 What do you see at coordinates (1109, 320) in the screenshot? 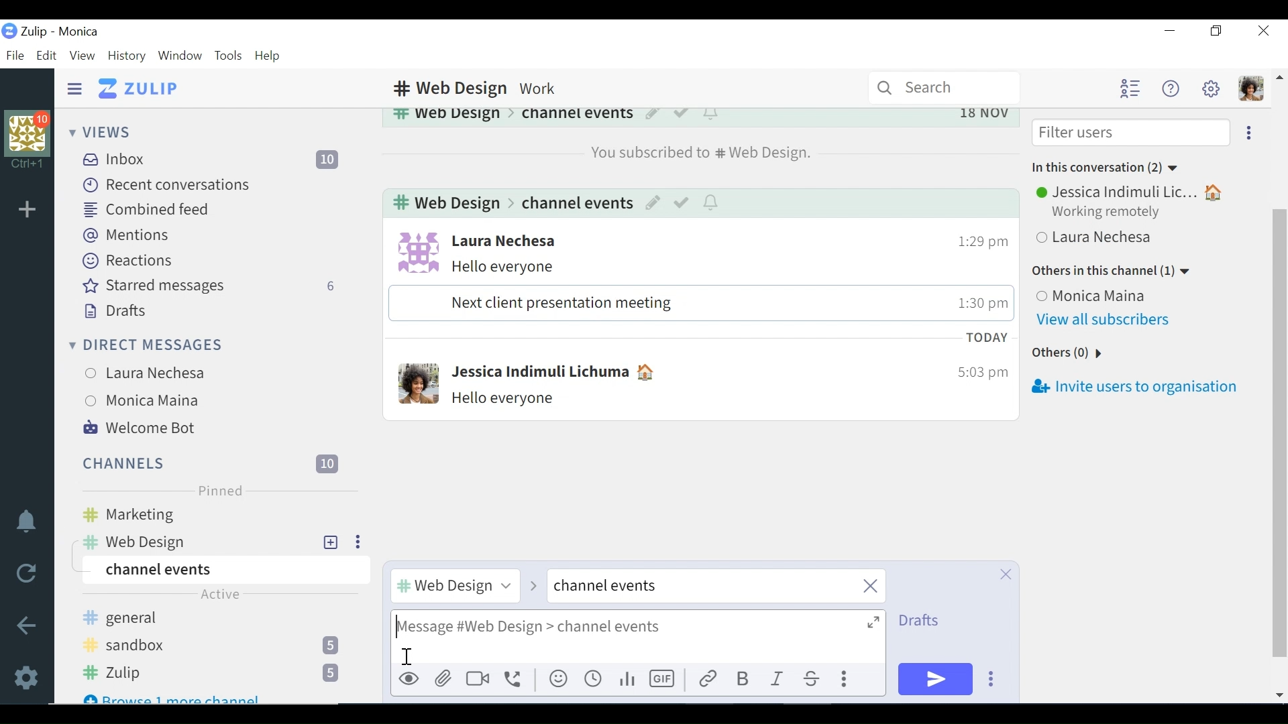
I see `View all subscribers` at bounding box center [1109, 320].